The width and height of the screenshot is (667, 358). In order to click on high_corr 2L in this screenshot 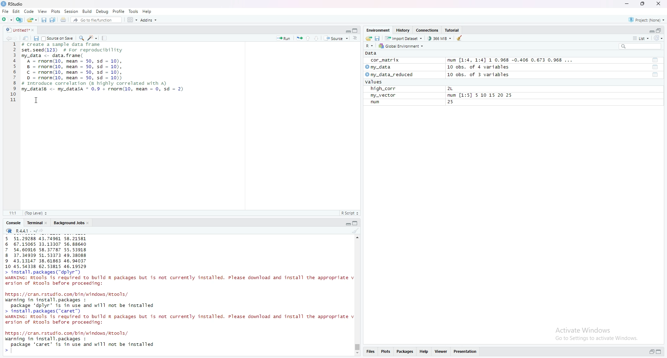, I will do `click(416, 89)`.